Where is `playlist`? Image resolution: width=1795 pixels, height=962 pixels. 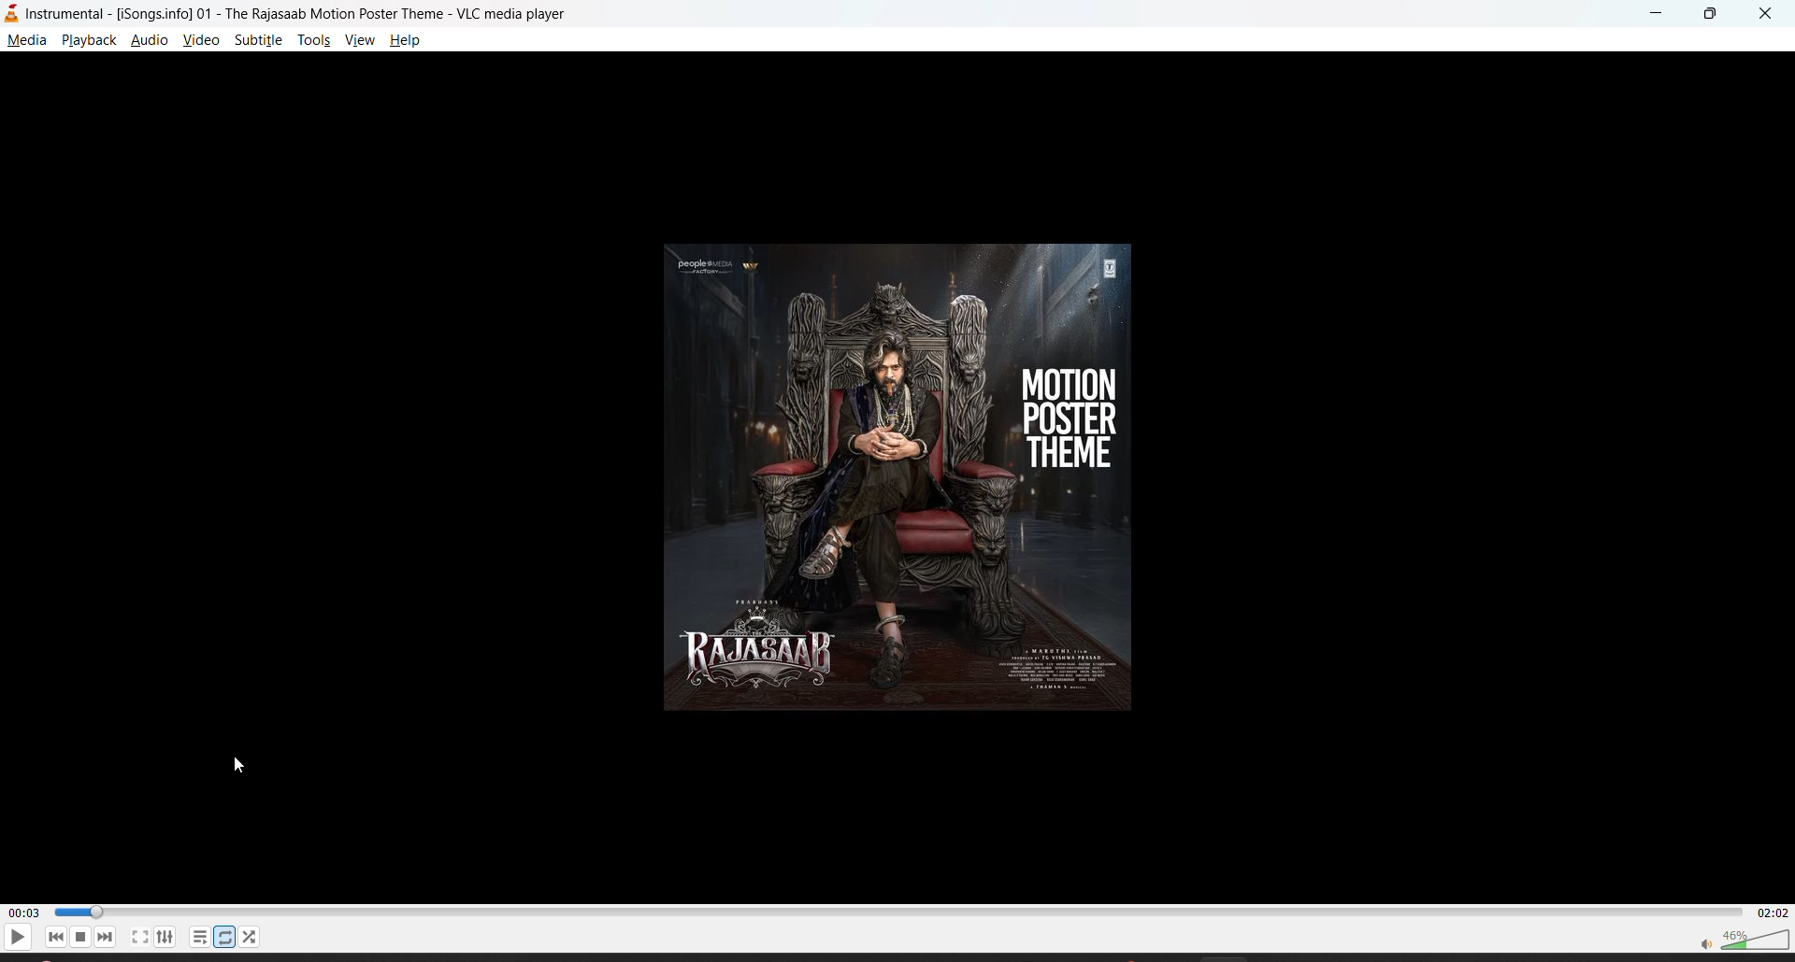 playlist is located at coordinates (202, 938).